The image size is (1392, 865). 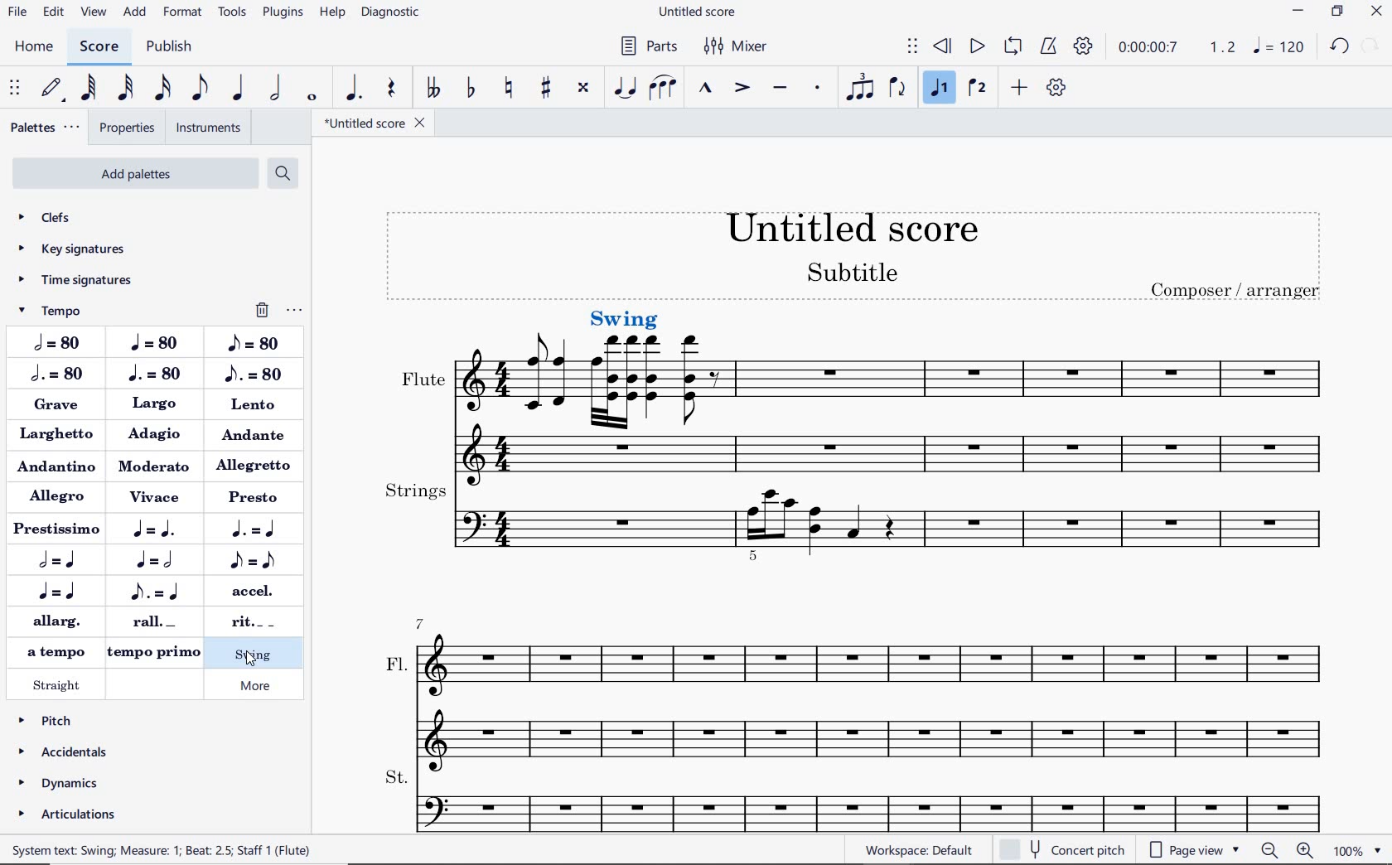 I want to click on TUPLET, so click(x=862, y=89).